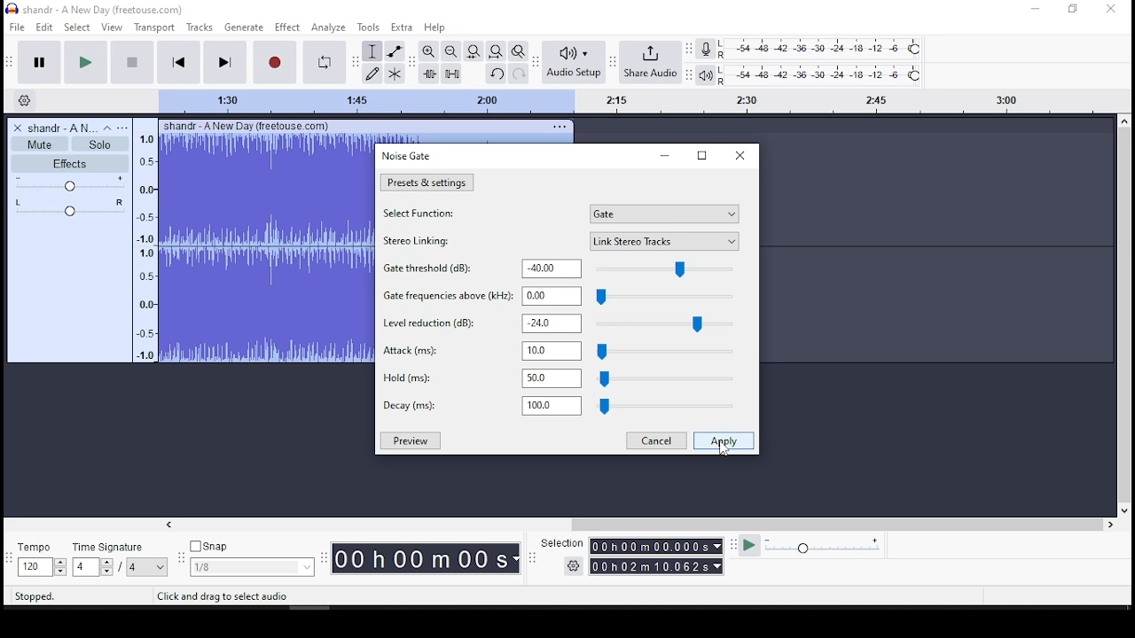  What do you see at coordinates (429, 74) in the screenshot?
I see `trim audio outside selection` at bounding box center [429, 74].